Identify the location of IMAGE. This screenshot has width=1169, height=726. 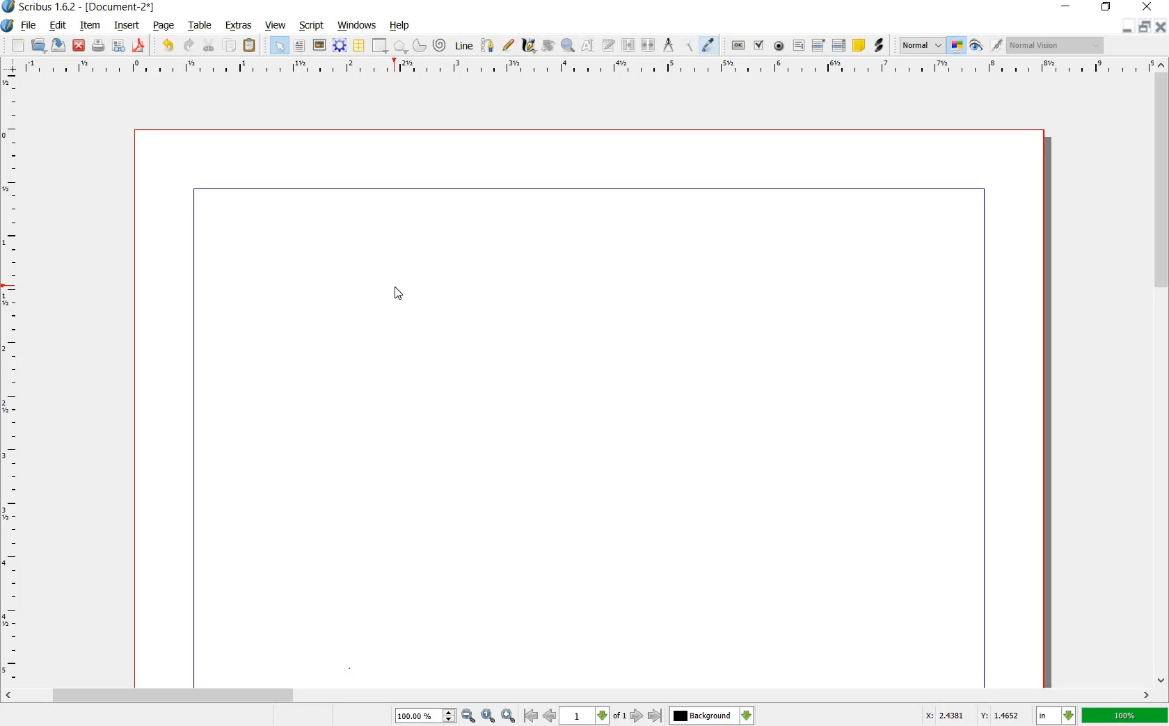
(319, 45).